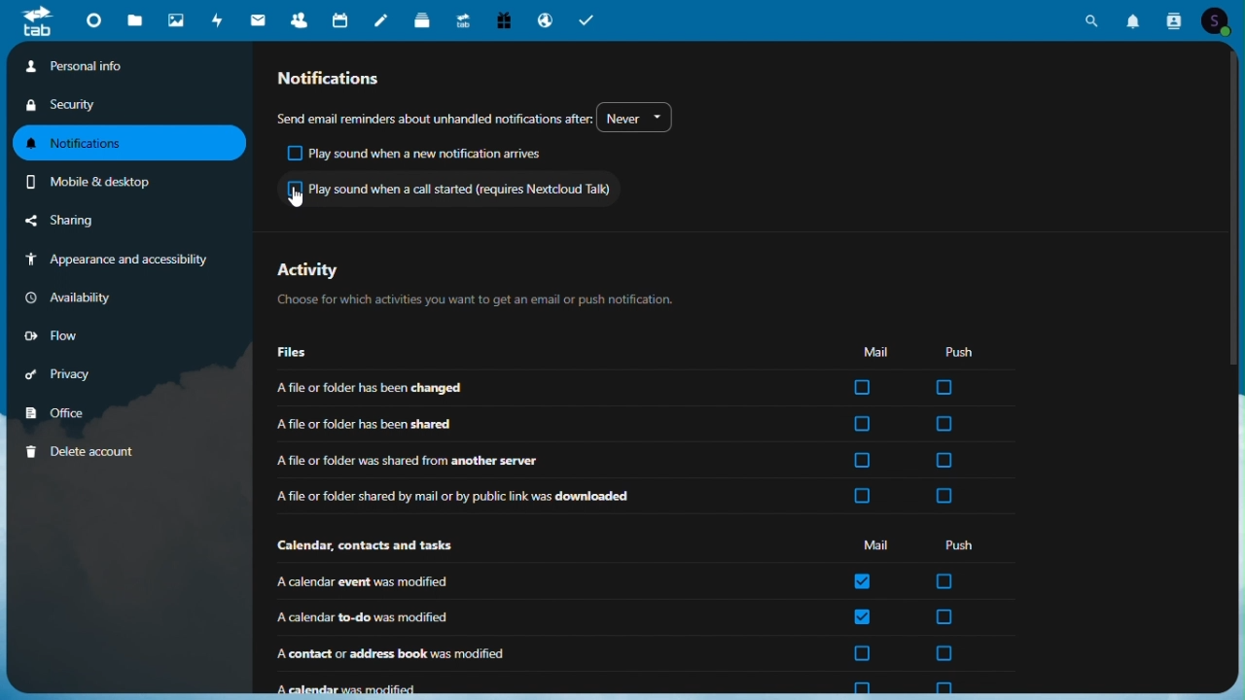  I want to click on Calendar event was modified, so click(535, 582).